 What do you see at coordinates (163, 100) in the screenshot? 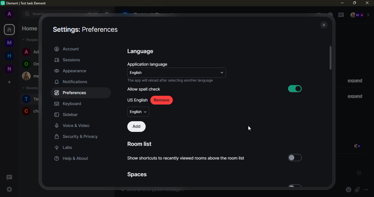
I see `remove` at bounding box center [163, 100].